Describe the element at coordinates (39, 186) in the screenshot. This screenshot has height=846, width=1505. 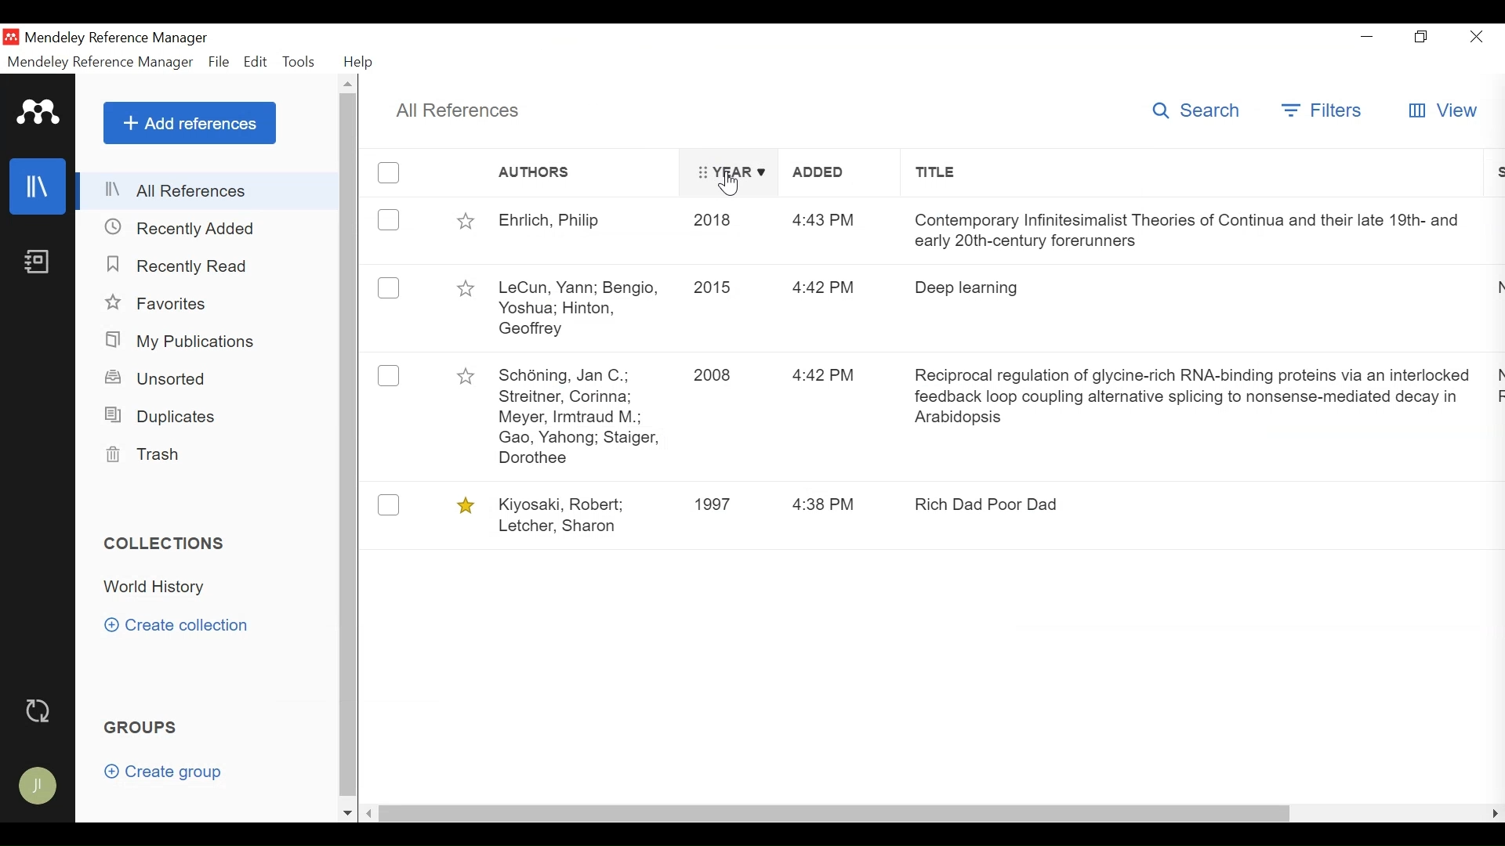
I see `Library` at that location.